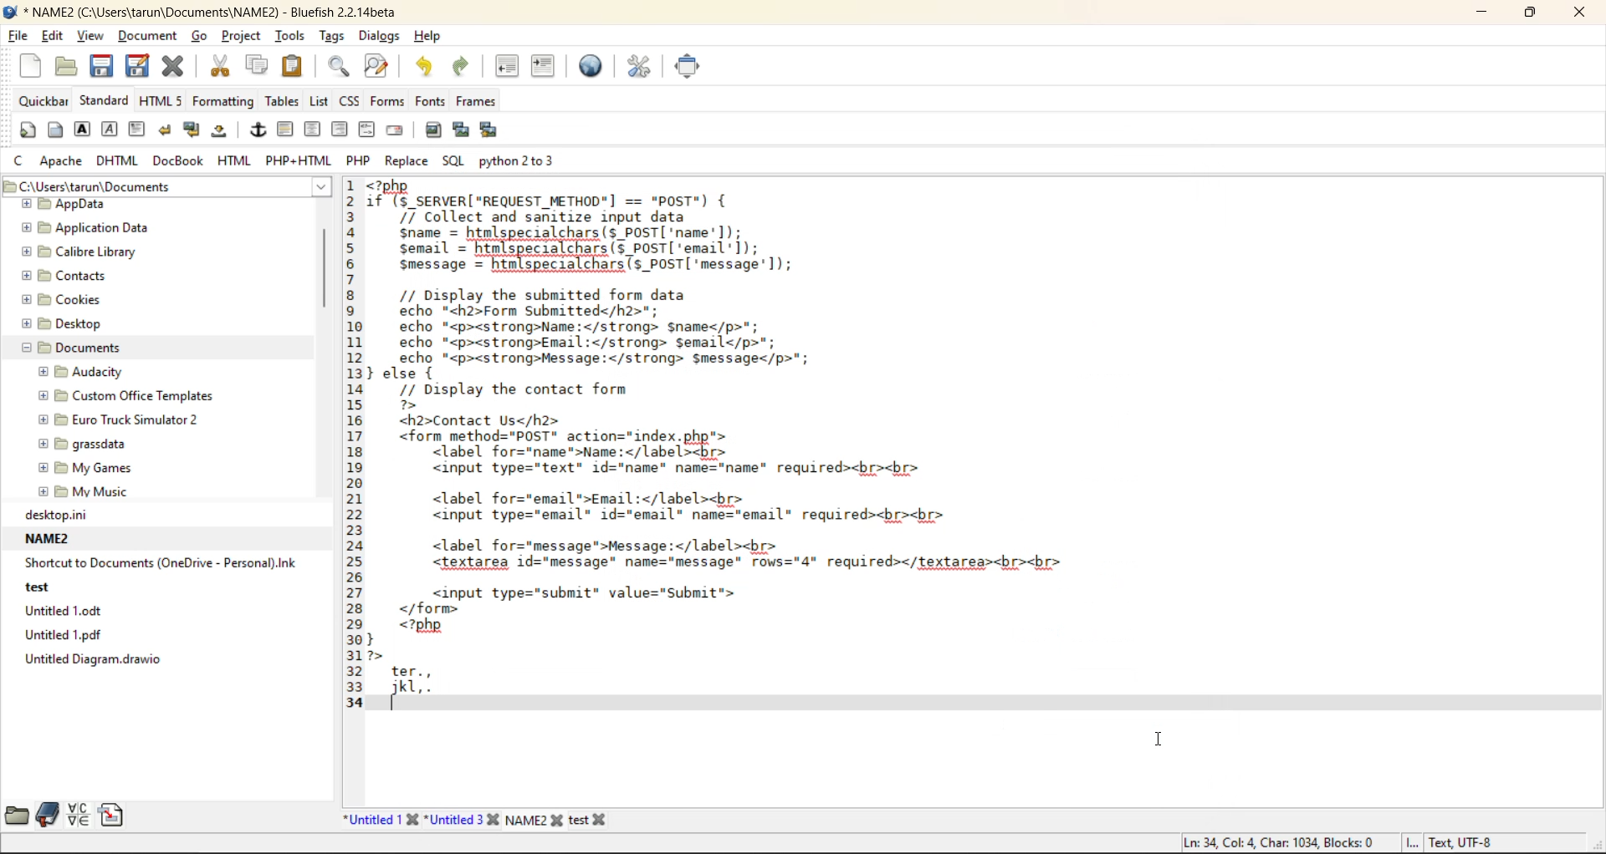  What do you see at coordinates (220, 66) in the screenshot?
I see `cut` at bounding box center [220, 66].